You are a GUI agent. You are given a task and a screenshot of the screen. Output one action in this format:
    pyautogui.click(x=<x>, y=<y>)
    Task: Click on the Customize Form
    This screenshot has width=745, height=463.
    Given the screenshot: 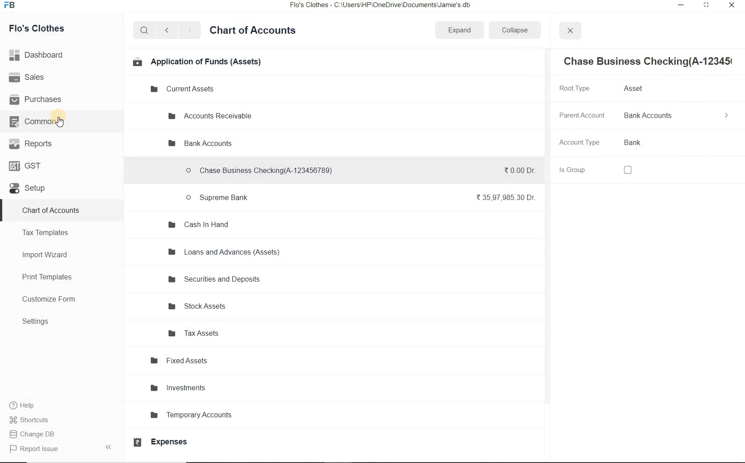 What is the action you would take?
    pyautogui.click(x=53, y=300)
    